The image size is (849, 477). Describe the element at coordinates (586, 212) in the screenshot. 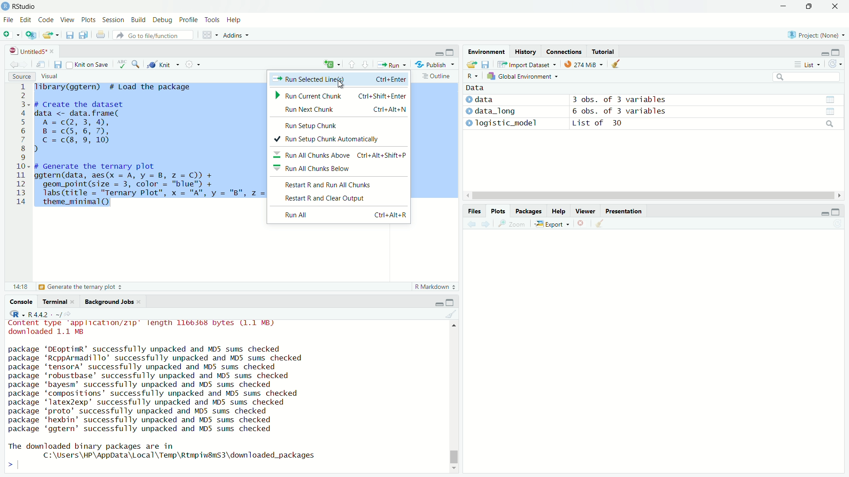

I see `Viewer` at that location.